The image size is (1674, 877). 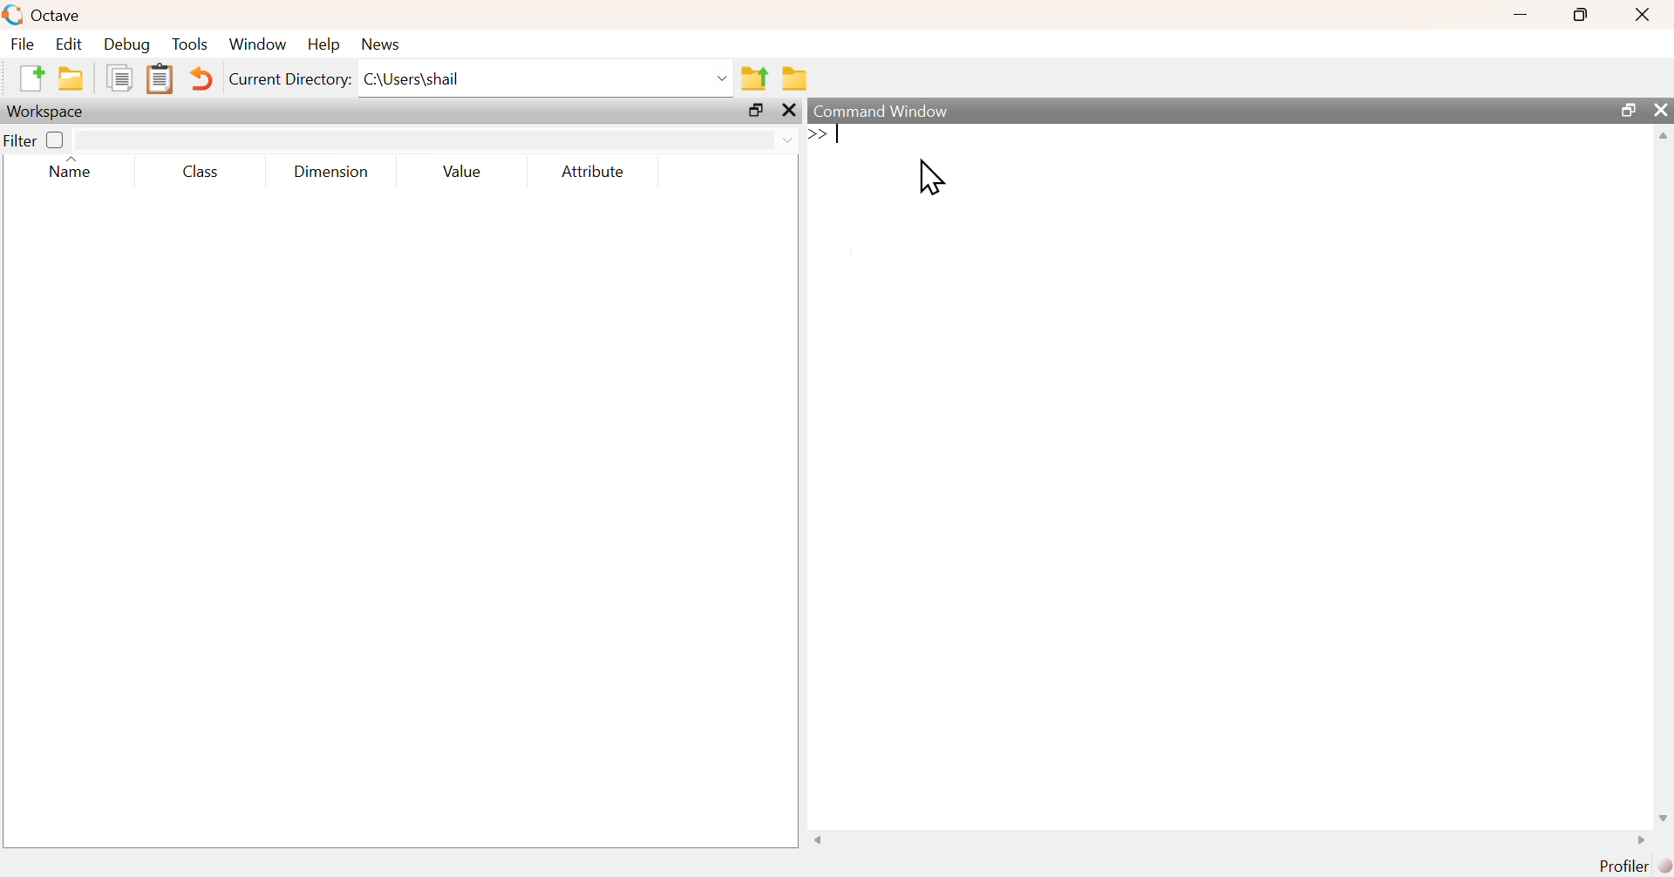 I want to click on Scroll left, so click(x=824, y=840).